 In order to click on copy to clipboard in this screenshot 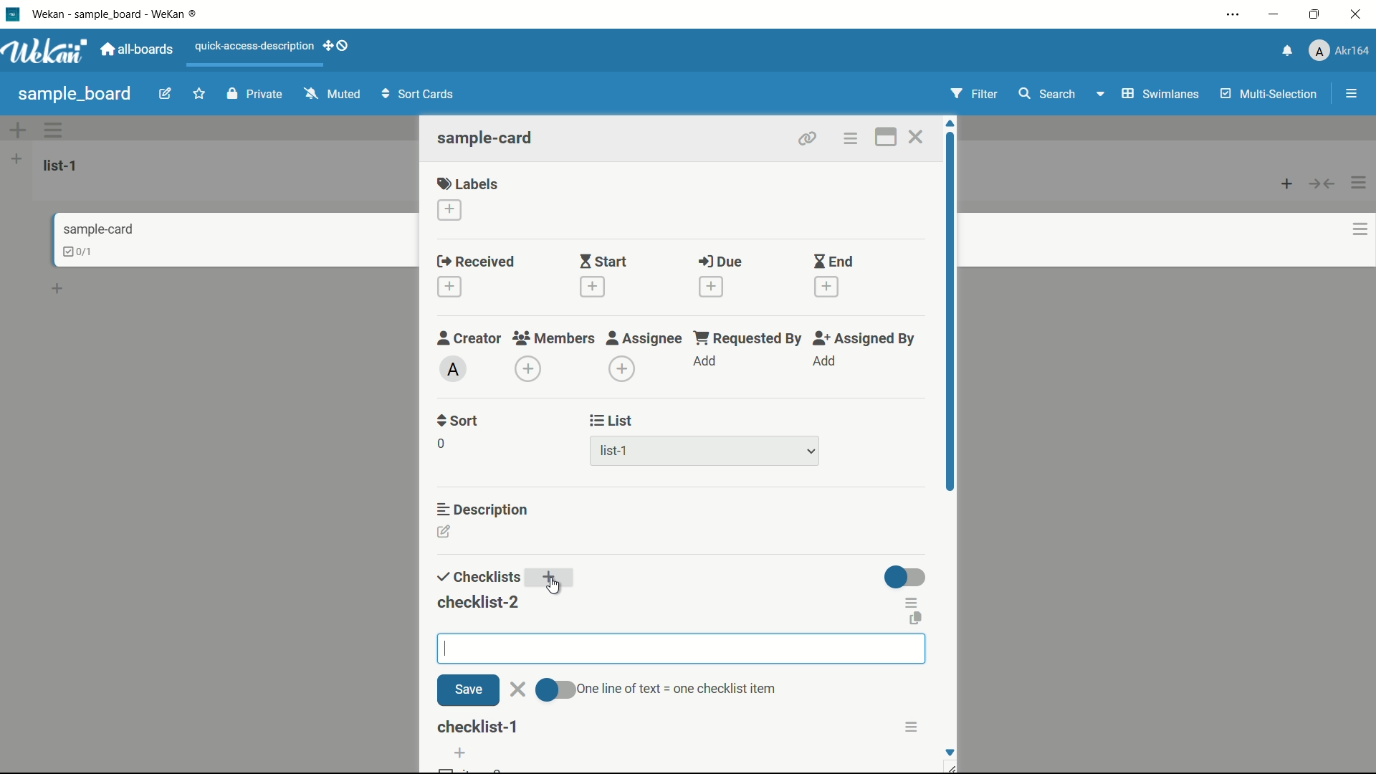, I will do `click(914, 621)`.